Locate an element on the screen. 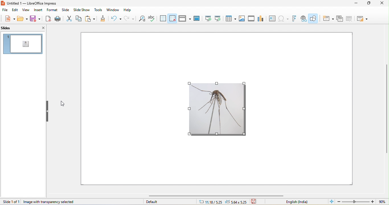  slideshow is located at coordinates (81, 10).